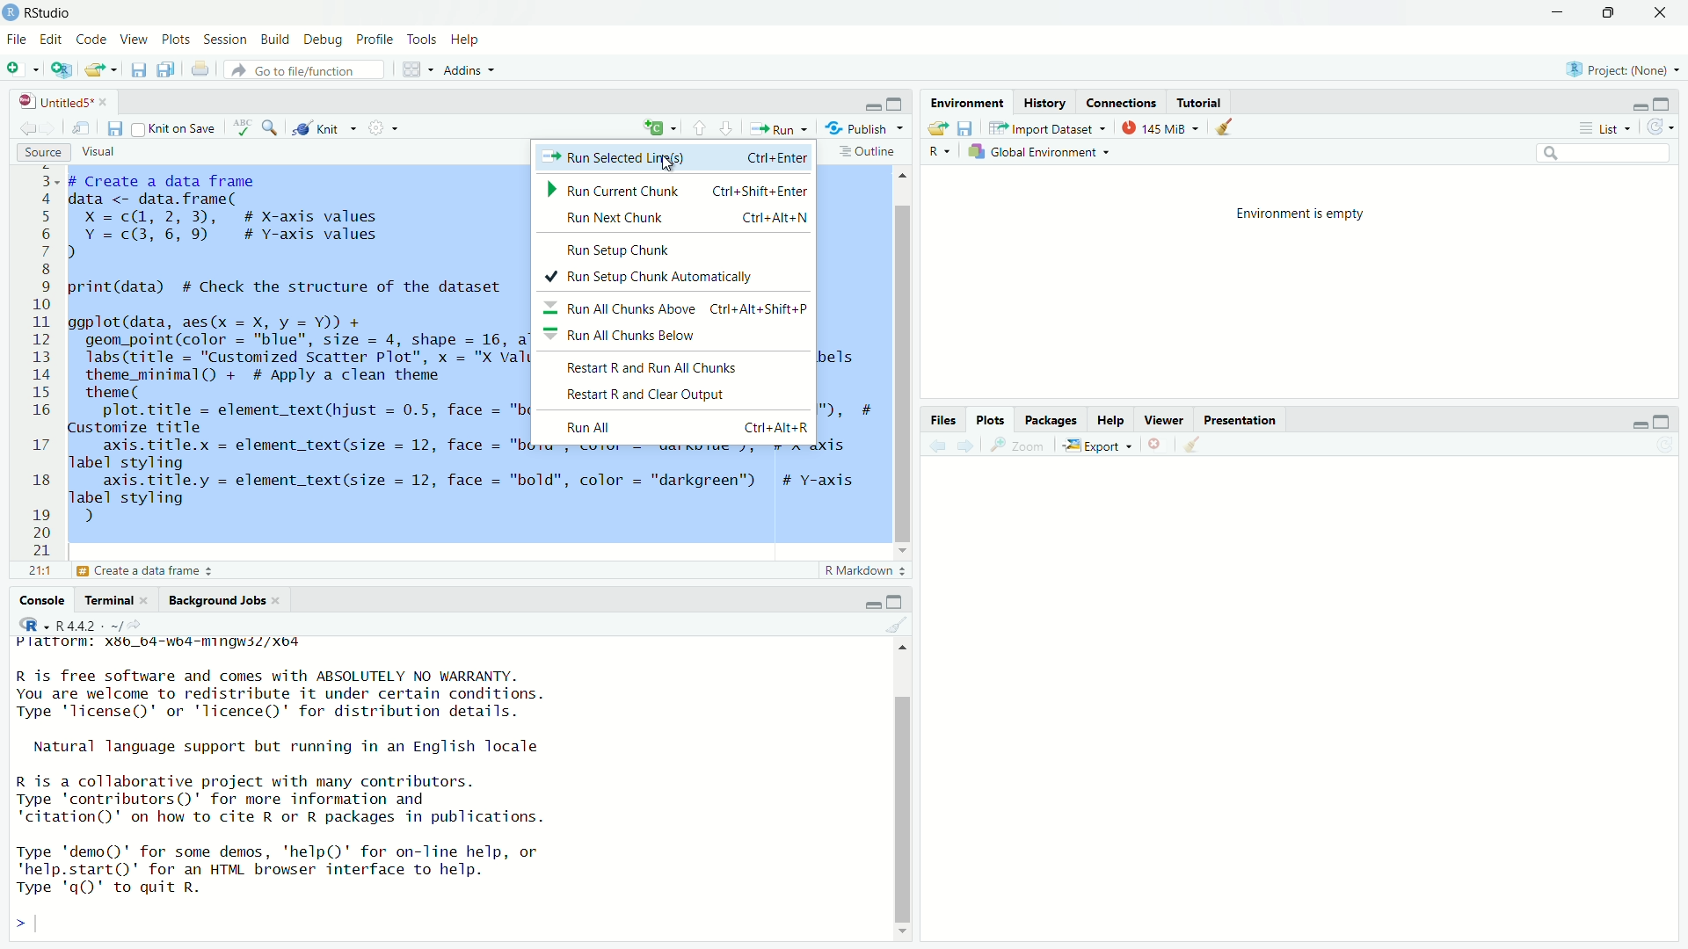 The width and height of the screenshot is (1688, 949). Describe the element at coordinates (933, 151) in the screenshot. I see `R` at that location.